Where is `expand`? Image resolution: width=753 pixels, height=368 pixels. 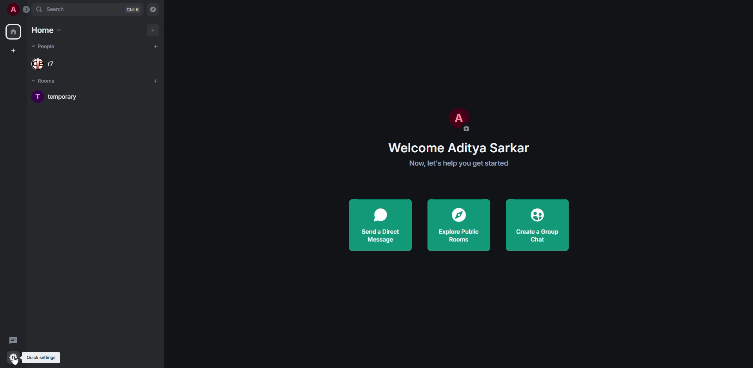
expand is located at coordinates (26, 10).